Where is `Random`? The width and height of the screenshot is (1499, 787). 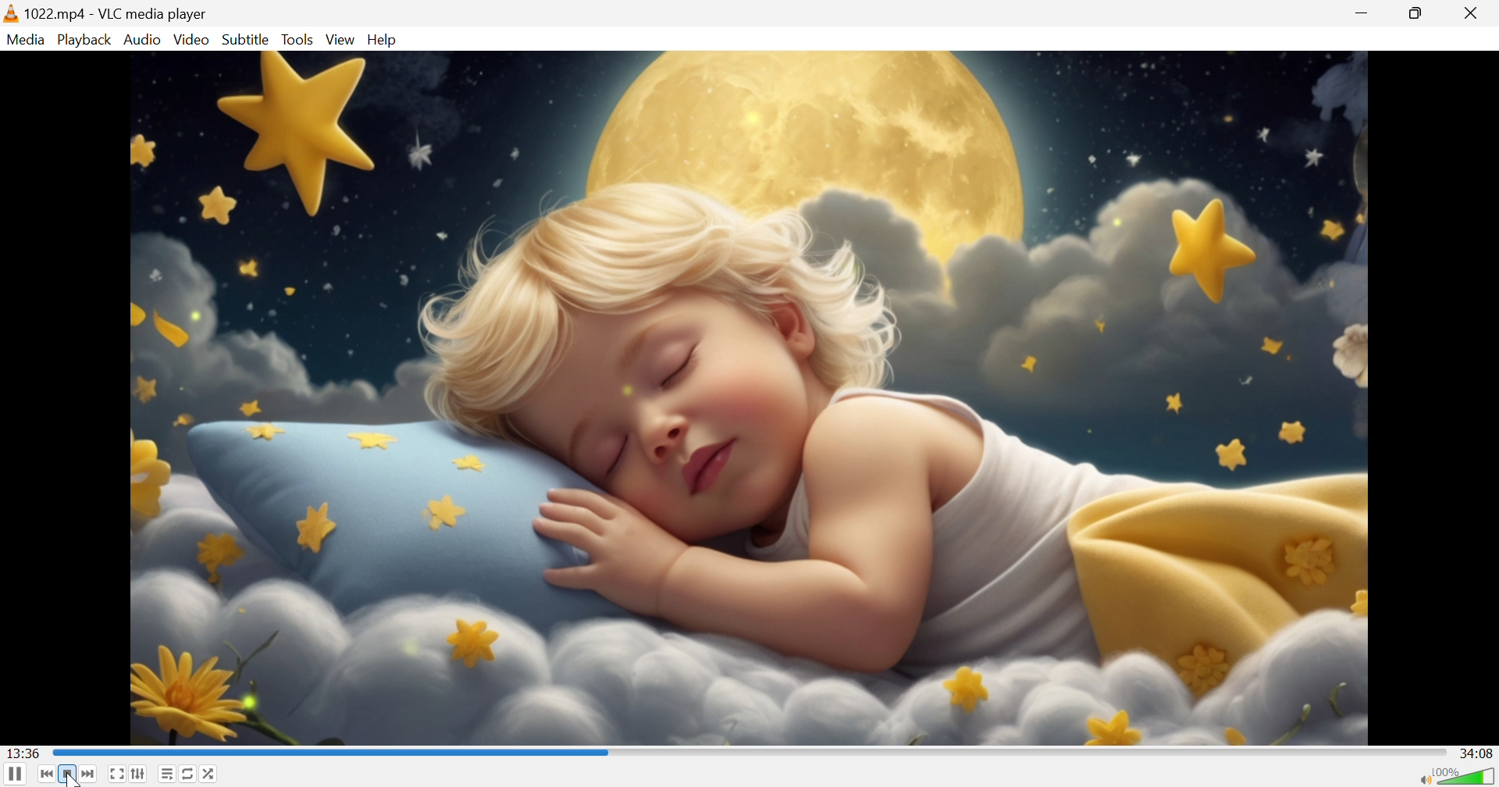
Random is located at coordinates (213, 775).